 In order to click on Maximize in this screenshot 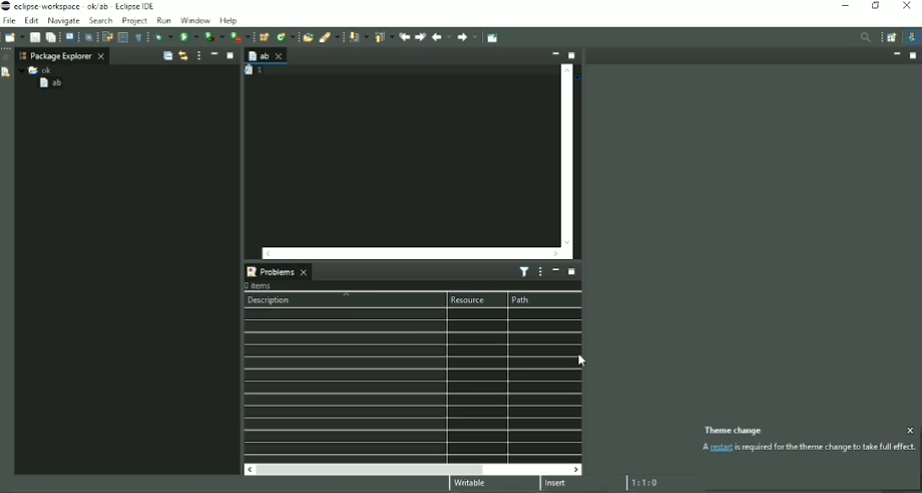, I will do `click(572, 272)`.